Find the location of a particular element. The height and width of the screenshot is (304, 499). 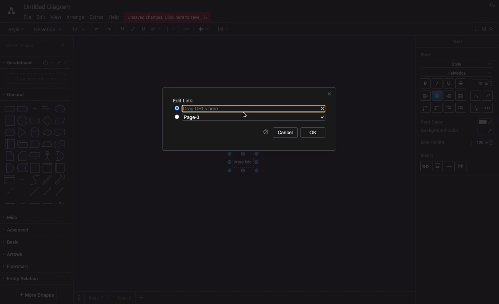

Edit link is located at coordinates (184, 101).